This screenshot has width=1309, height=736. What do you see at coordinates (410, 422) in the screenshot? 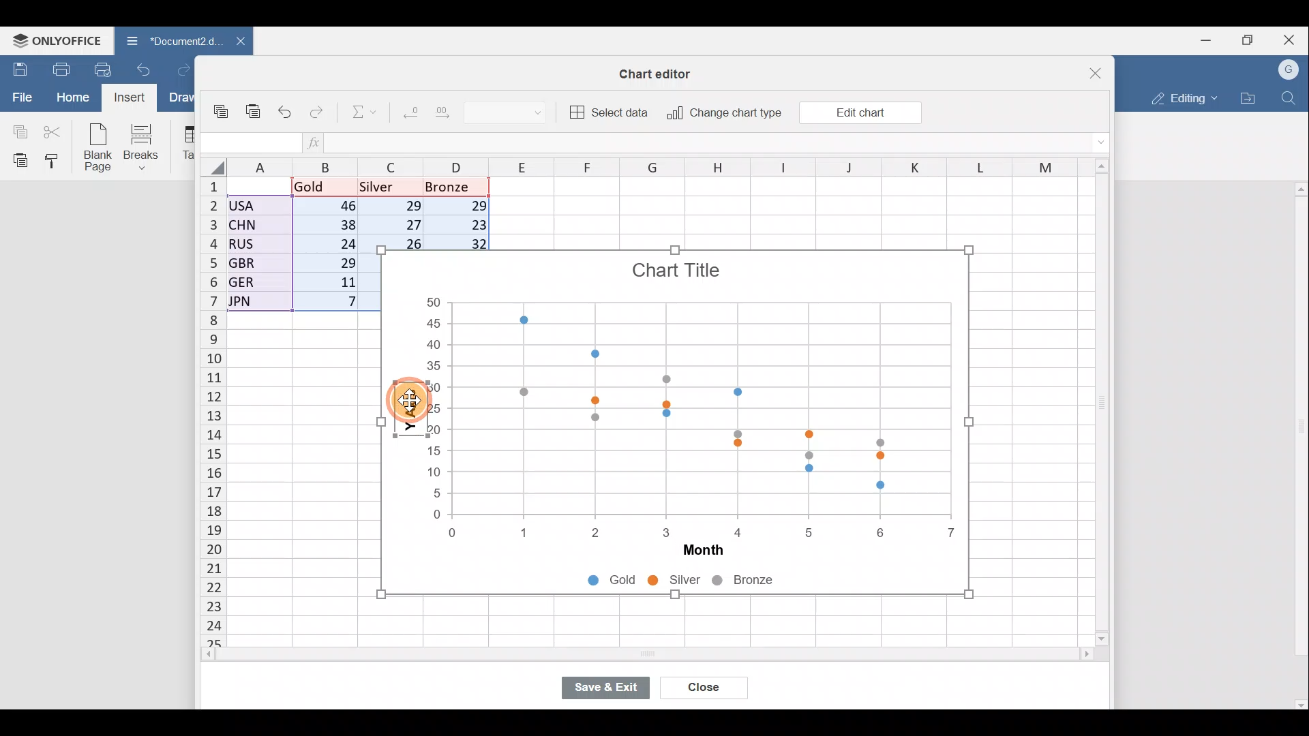
I see `Cursor on Y-axis` at bounding box center [410, 422].